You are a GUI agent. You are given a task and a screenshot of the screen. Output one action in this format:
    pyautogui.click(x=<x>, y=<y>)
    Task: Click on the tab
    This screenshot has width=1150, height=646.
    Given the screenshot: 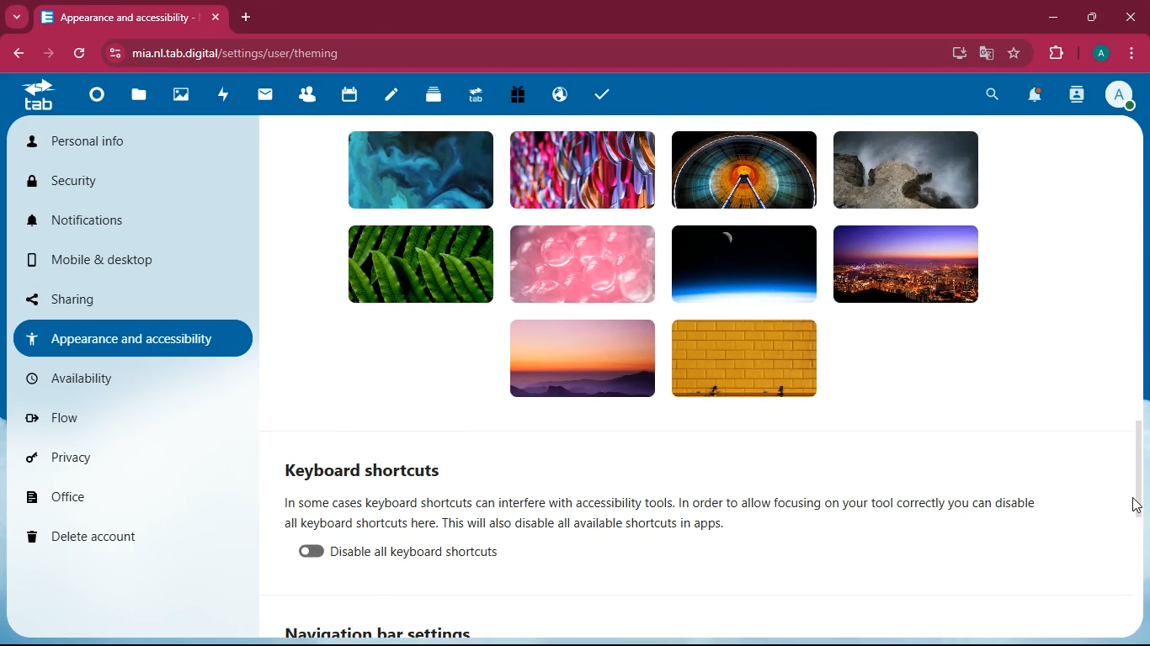 What is the action you would take?
    pyautogui.click(x=39, y=94)
    